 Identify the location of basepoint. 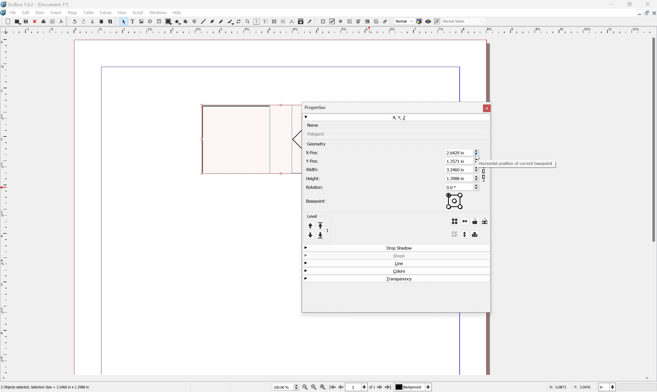
(316, 202).